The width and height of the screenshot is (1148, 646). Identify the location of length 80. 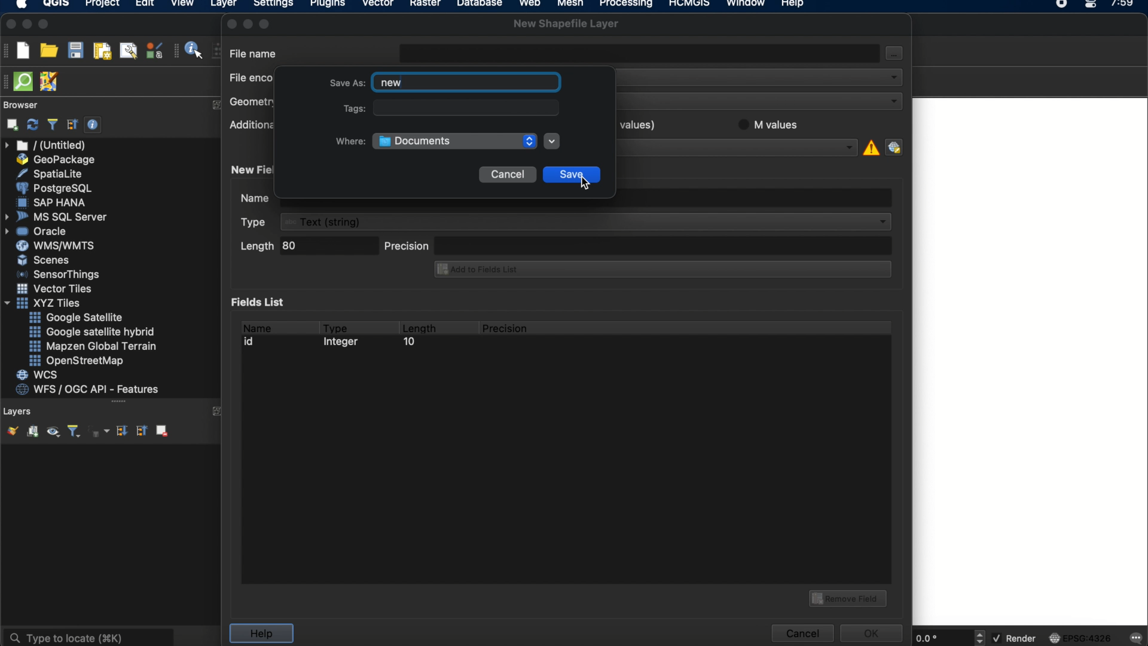
(307, 248).